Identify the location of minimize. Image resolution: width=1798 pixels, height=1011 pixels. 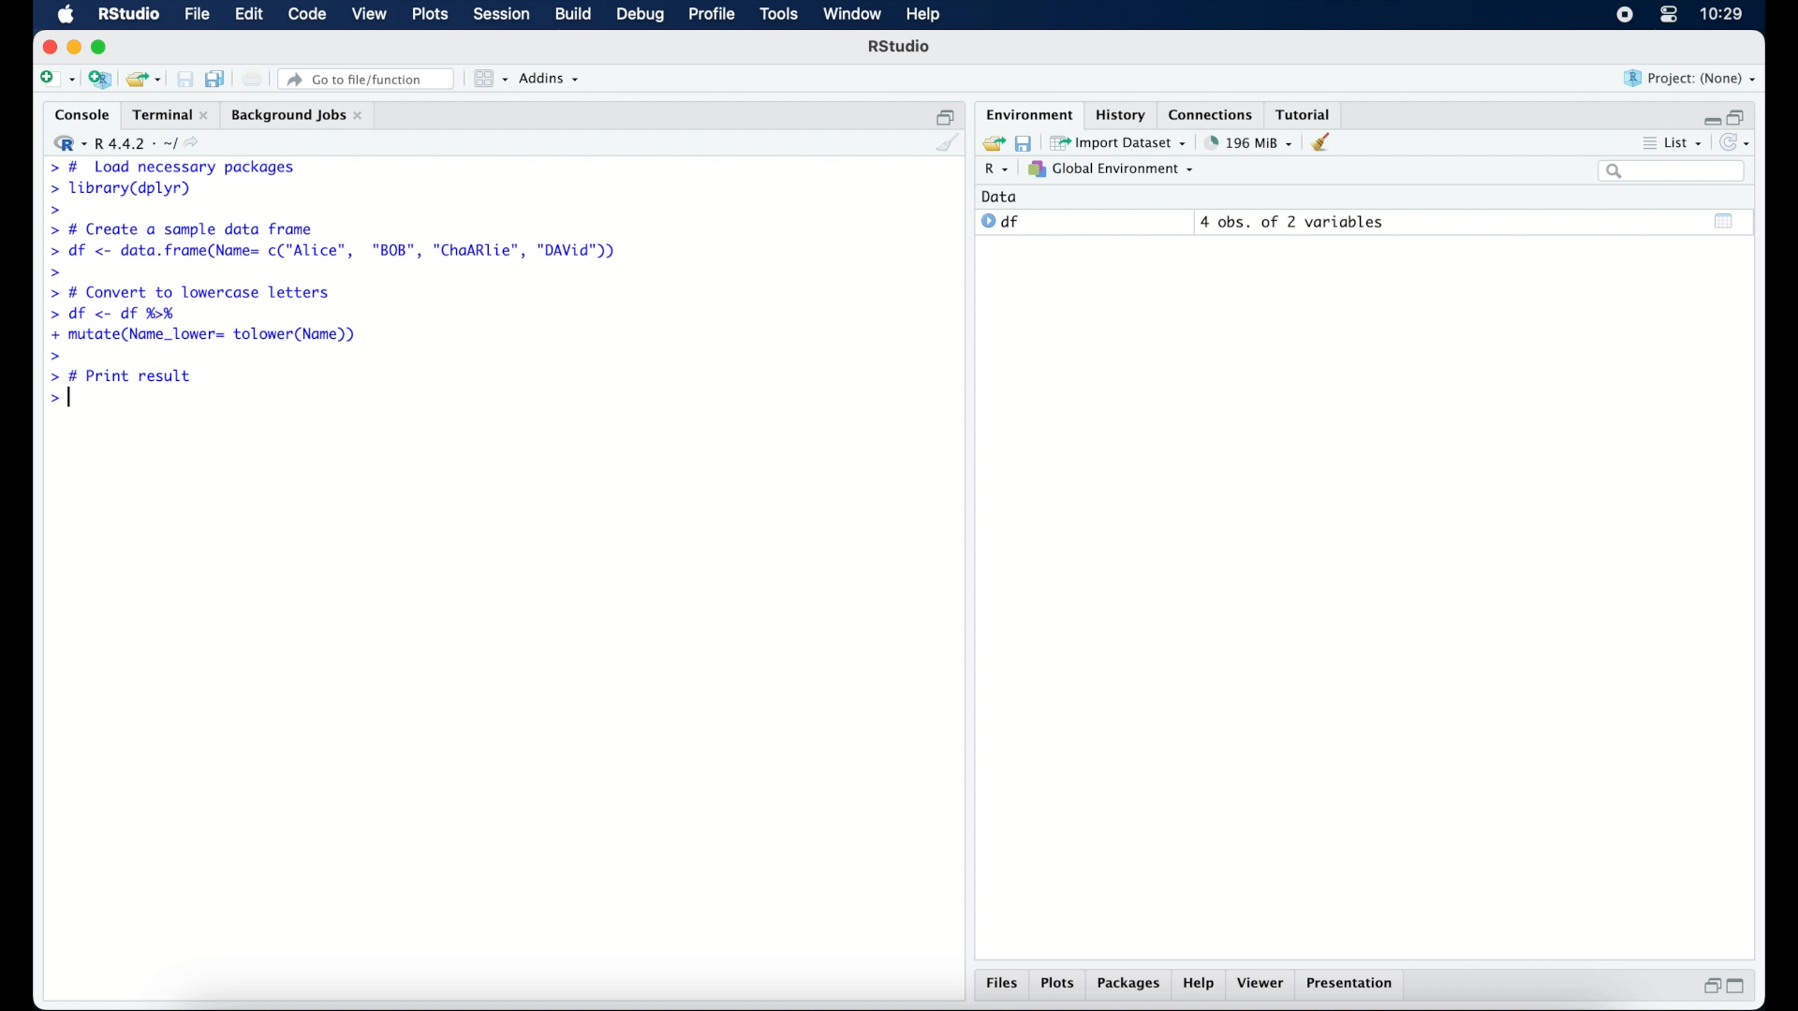
(1709, 116).